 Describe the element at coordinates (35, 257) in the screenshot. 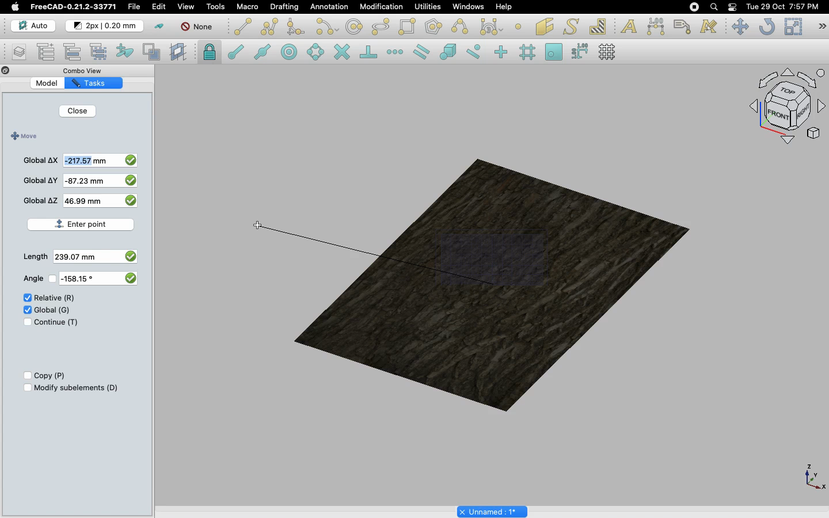

I see `Length` at that location.